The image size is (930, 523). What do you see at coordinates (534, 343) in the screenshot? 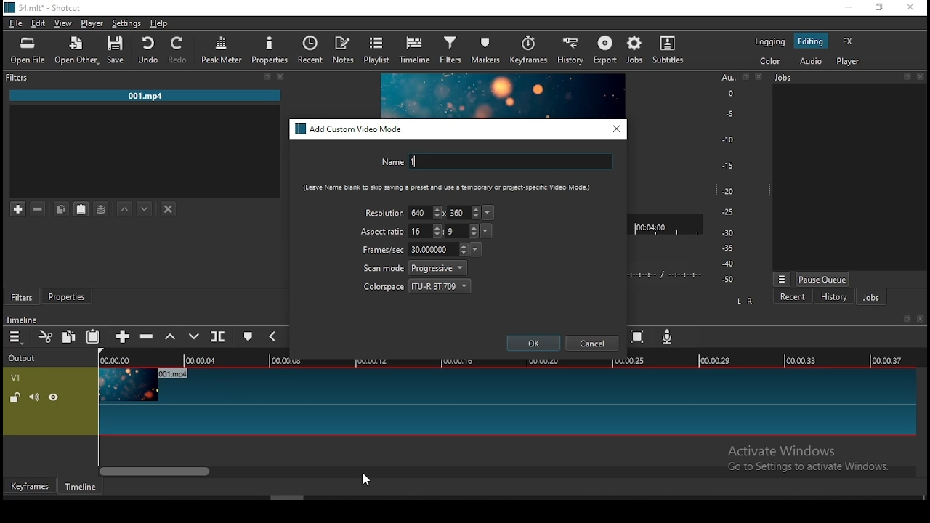
I see `ok` at bounding box center [534, 343].